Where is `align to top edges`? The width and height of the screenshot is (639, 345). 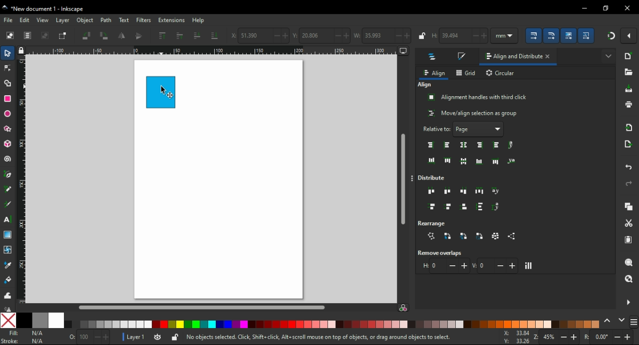
align to top edges is located at coordinates (448, 160).